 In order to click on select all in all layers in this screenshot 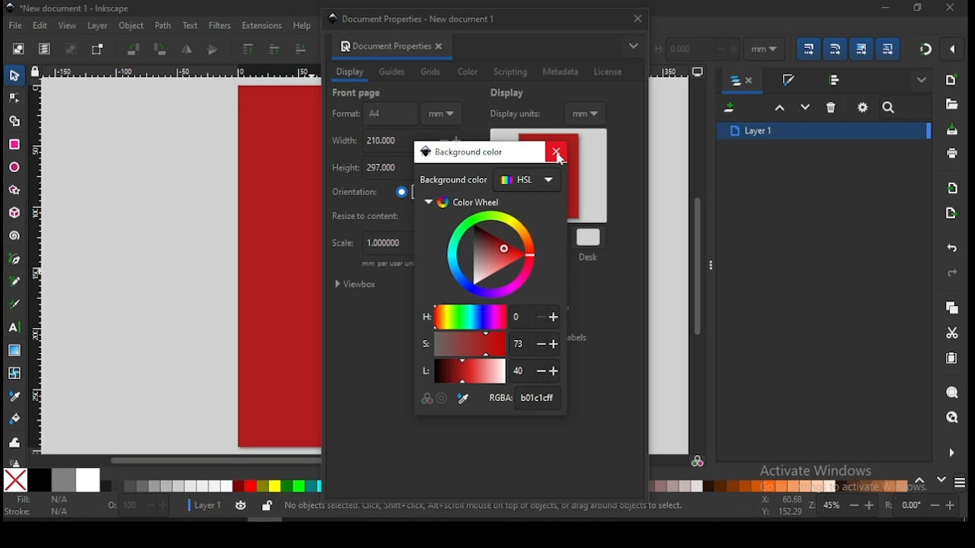, I will do `click(45, 49)`.